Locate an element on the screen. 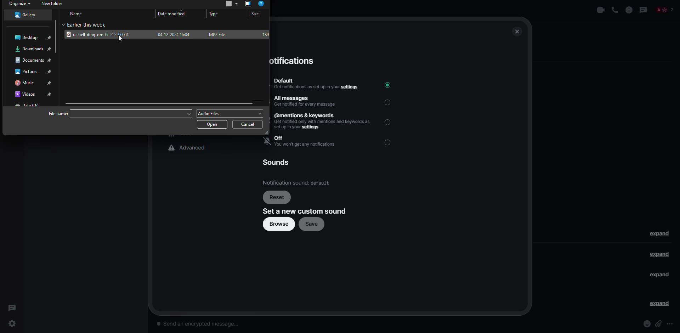  a Default
® Get notifications as set up in your settings is located at coordinates (317, 82).